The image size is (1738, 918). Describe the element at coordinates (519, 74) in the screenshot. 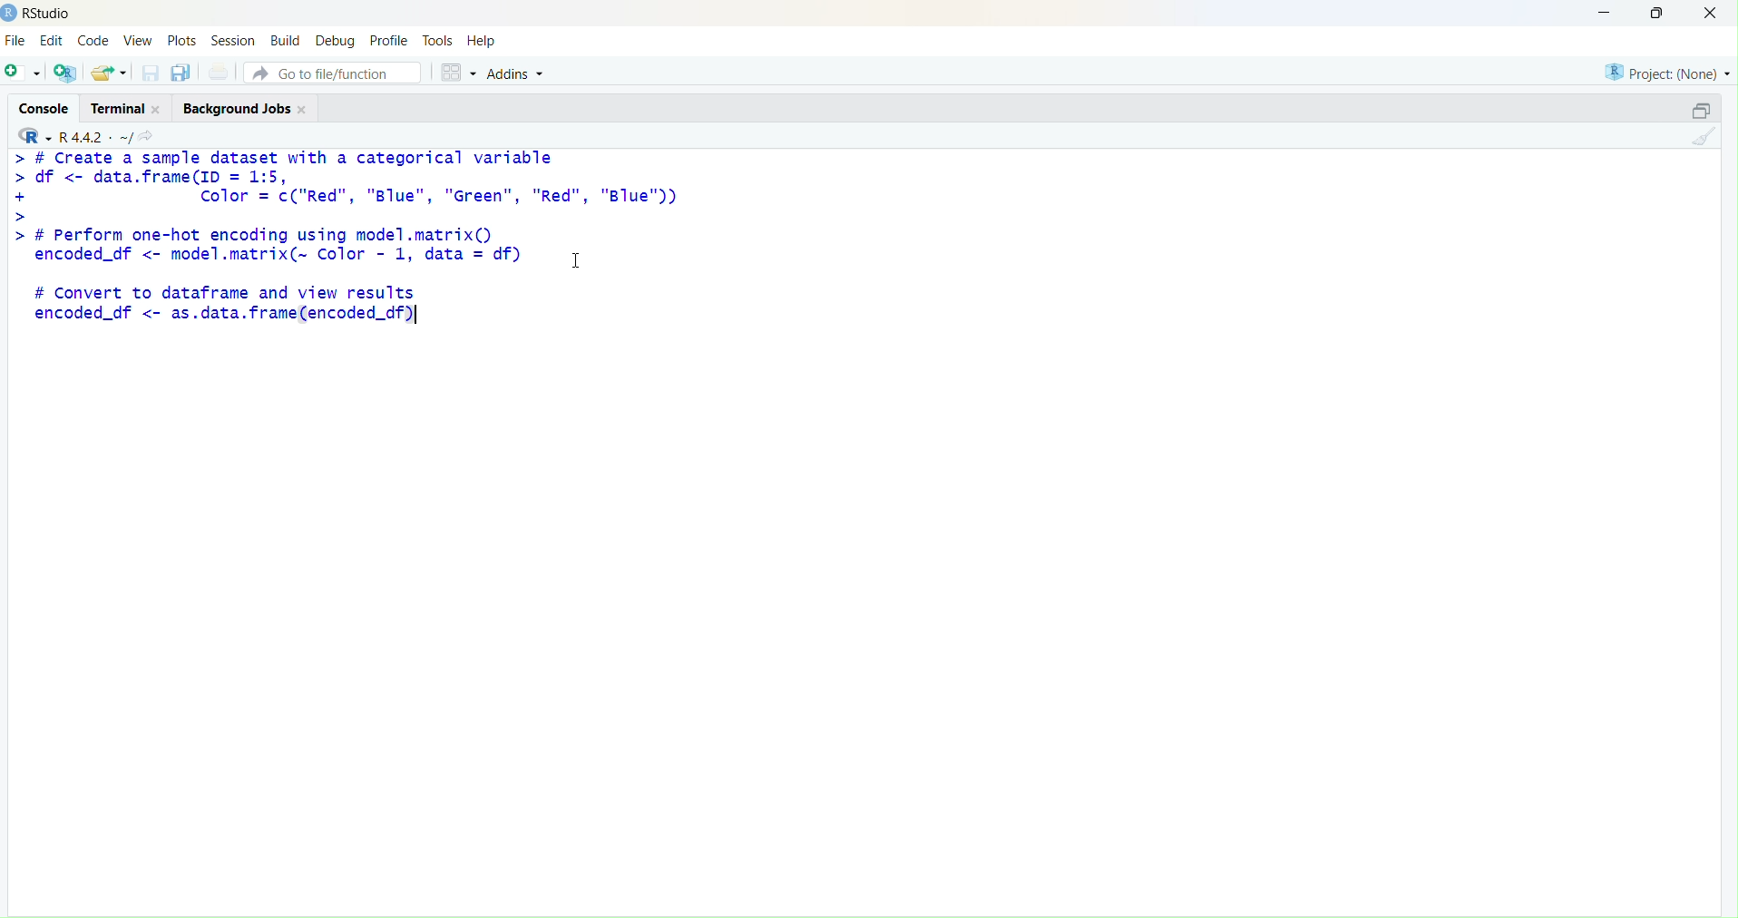

I see `addins` at that location.